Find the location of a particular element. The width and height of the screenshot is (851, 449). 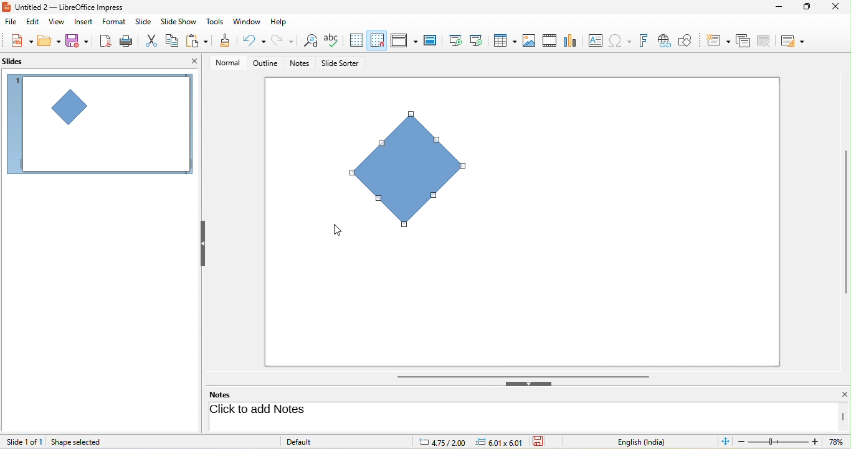

hyperlink is located at coordinates (667, 41).